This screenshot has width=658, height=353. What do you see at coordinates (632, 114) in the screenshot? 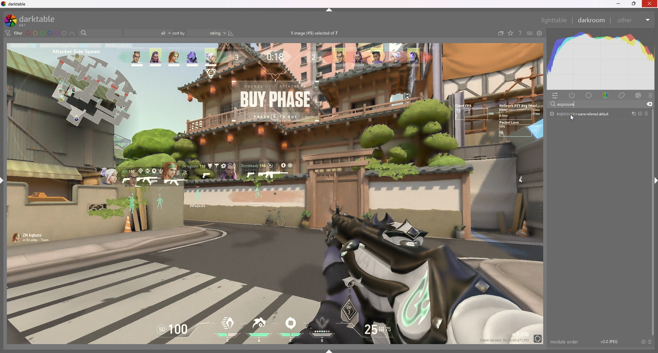
I see `multiple instances action` at bounding box center [632, 114].